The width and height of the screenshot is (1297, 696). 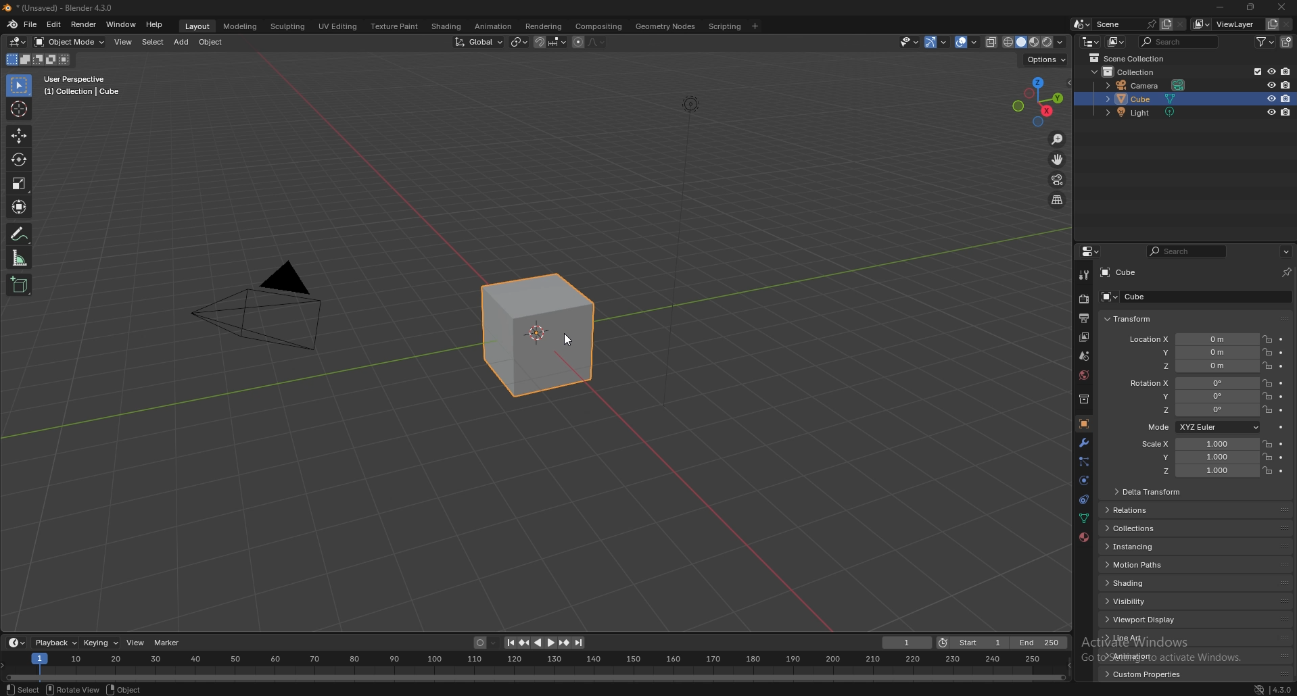 What do you see at coordinates (970, 643) in the screenshot?
I see `start` at bounding box center [970, 643].